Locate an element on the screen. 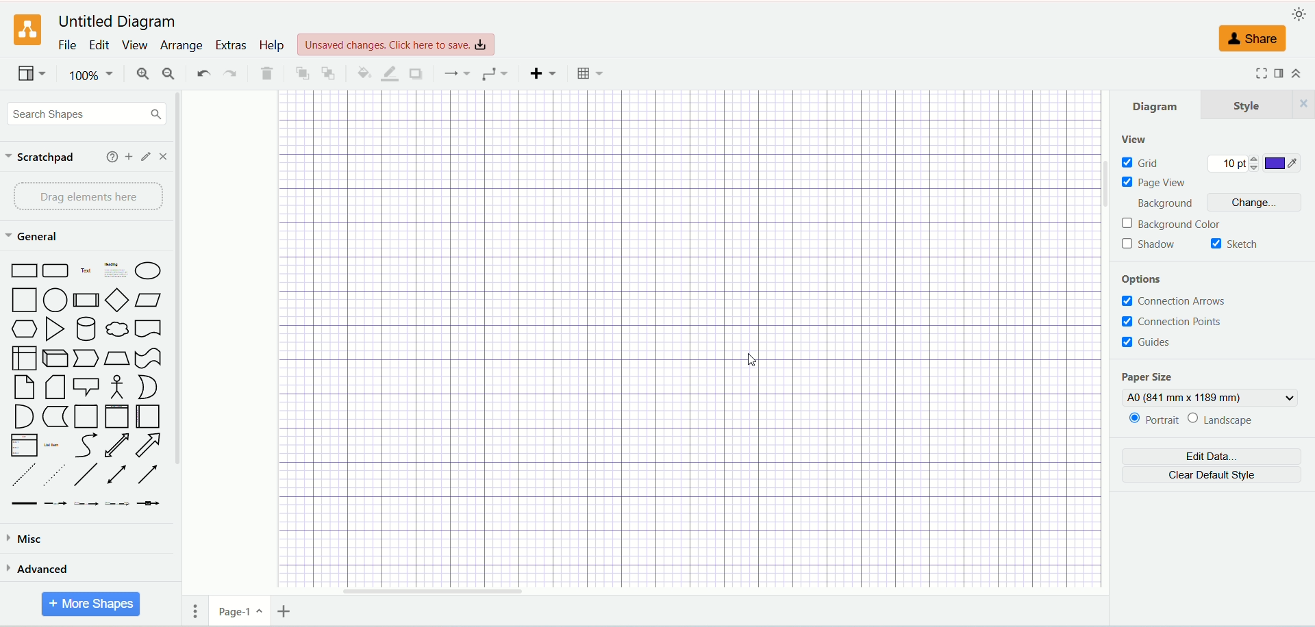  Note is located at coordinates (24, 388).